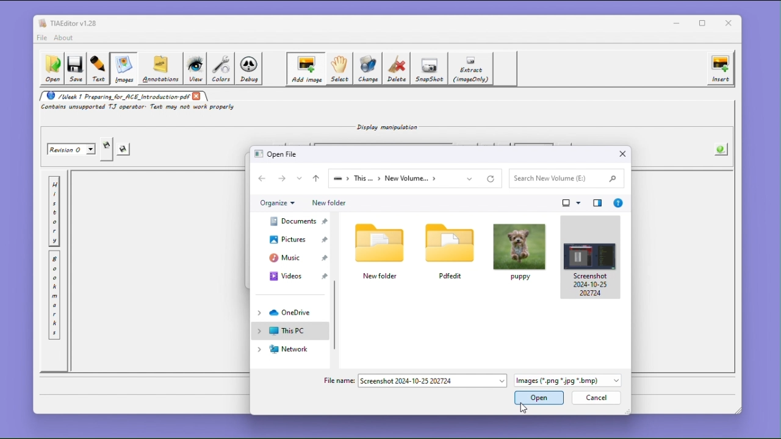 This screenshot has height=439, width=781. Describe the element at coordinates (293, 239) in the screenshot. I see `pictures` at that location.